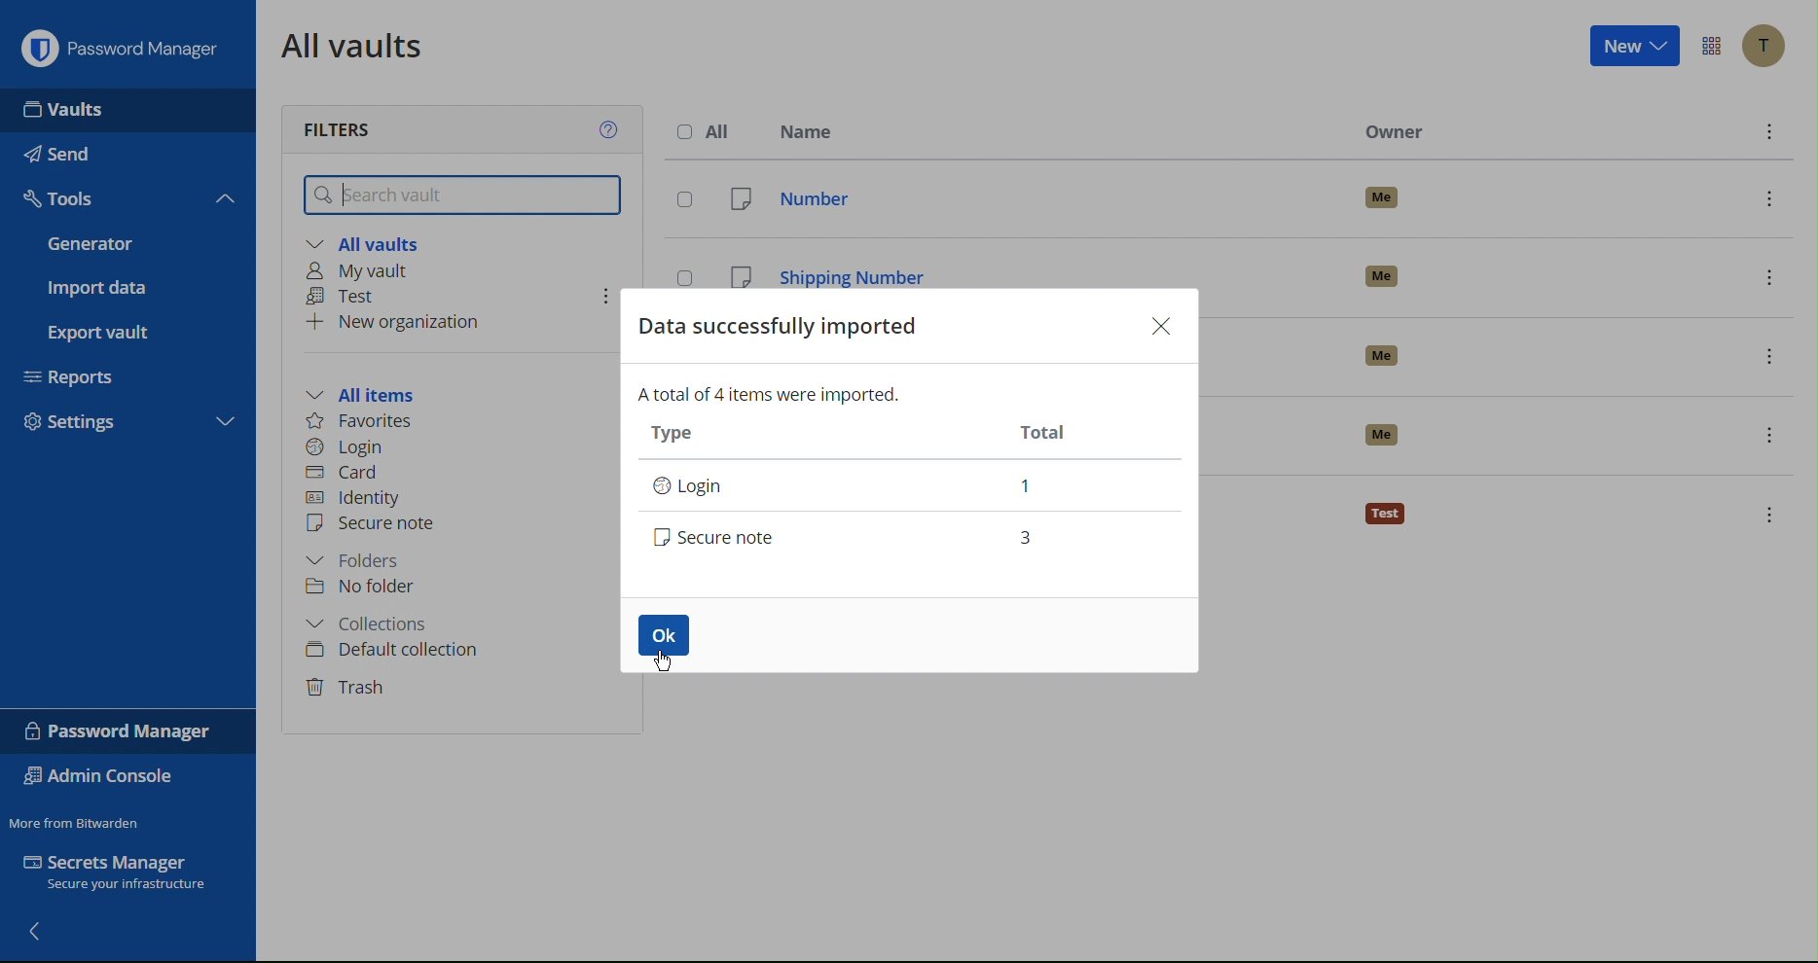 Image resolution: width=1818 pixels, height=963 pixels. I want to click on Card, so click(348, 474).